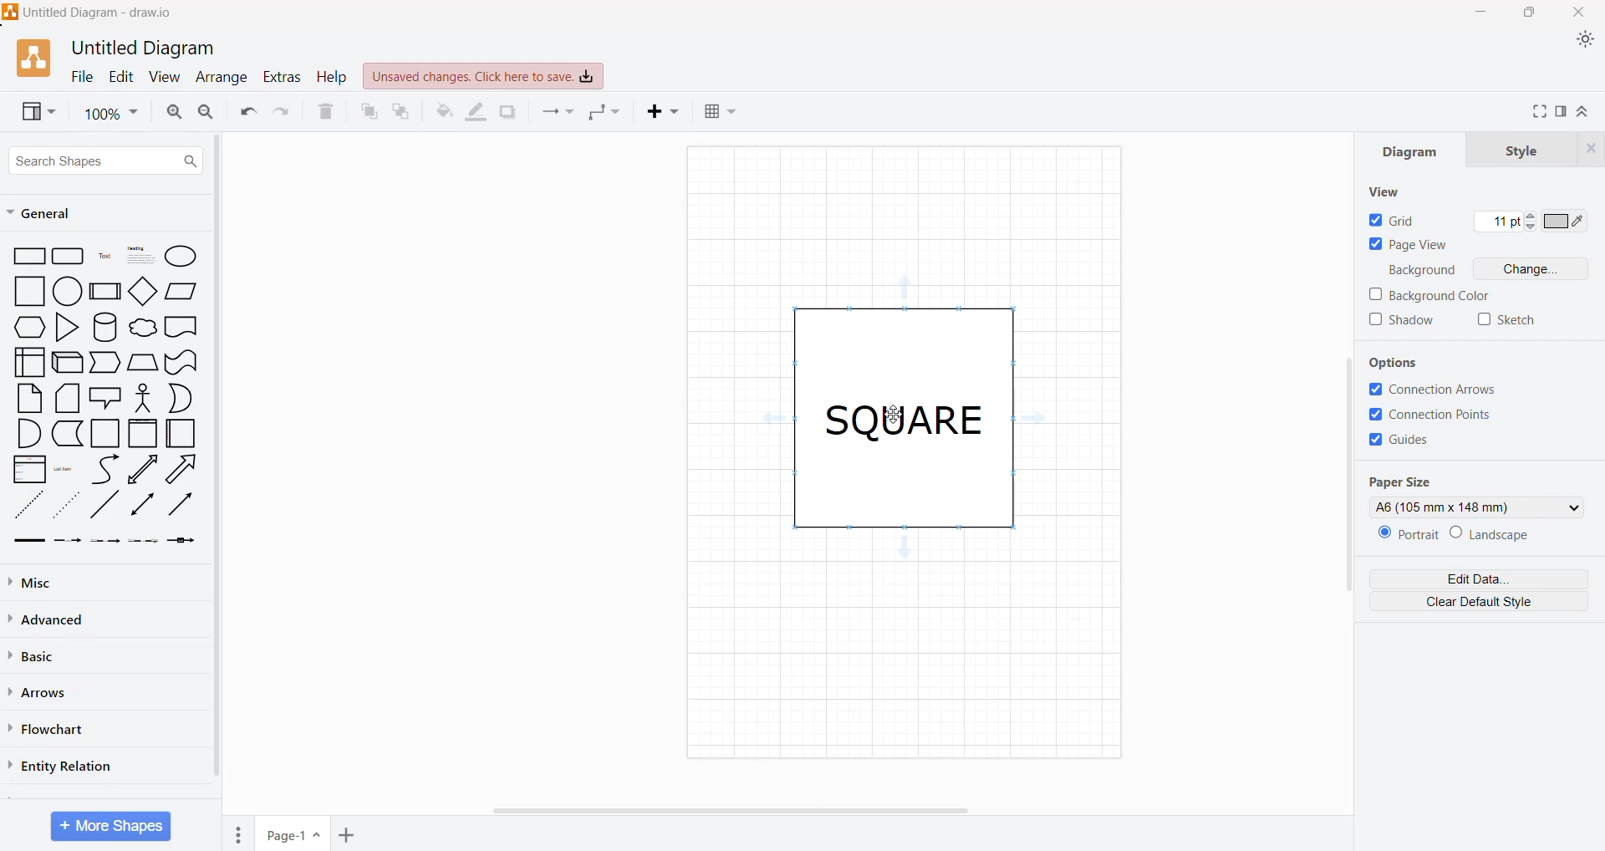 The image size is (1605, 851). I want to click on Extras, so click(282, 77).